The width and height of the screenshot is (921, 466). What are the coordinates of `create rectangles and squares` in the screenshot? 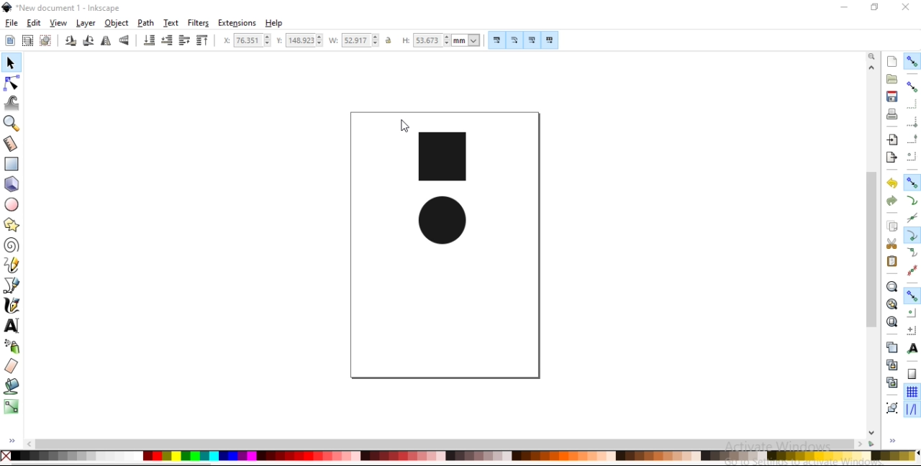 It's located at (12, 164).